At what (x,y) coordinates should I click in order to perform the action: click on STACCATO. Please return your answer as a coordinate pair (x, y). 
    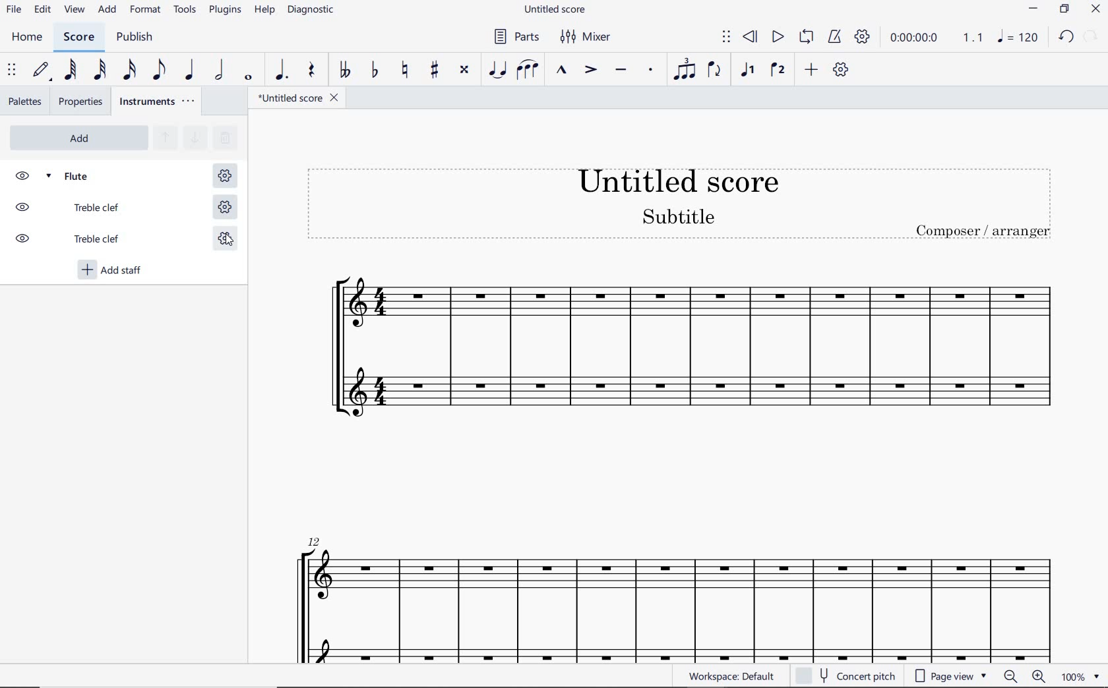
    Looking at the image, I should click on (649, 70).